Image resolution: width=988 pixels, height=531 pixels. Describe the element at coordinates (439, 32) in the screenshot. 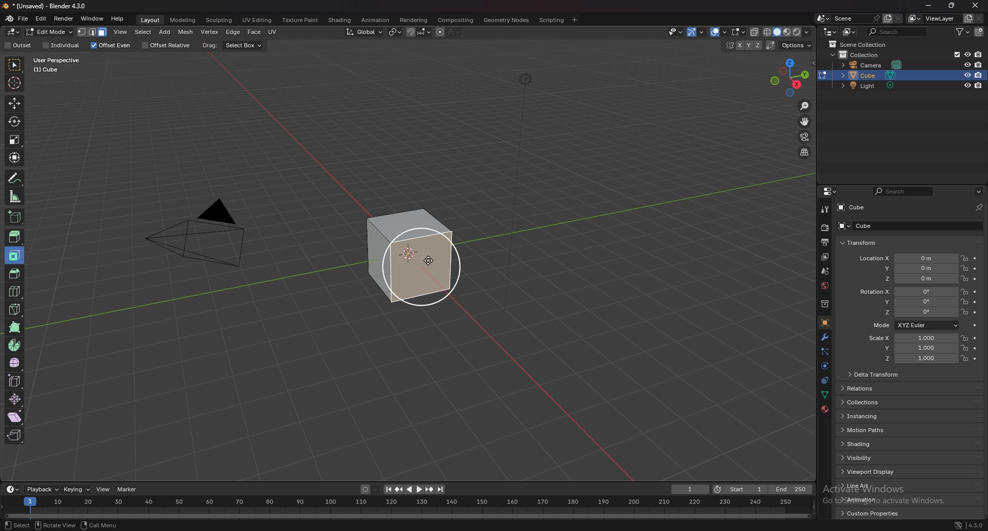

I see `proportional editing objects` at that location.